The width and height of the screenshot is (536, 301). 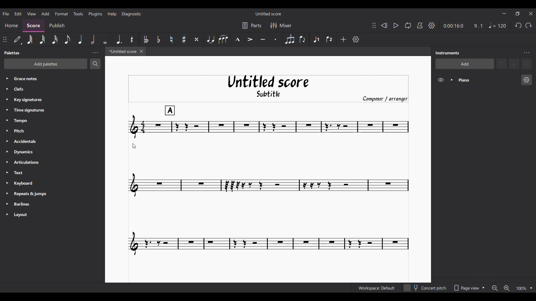 What do you see at coordinates (376, 288) in the screenshot?
I see `Current workspace settings` at bounding box center [376, 288].